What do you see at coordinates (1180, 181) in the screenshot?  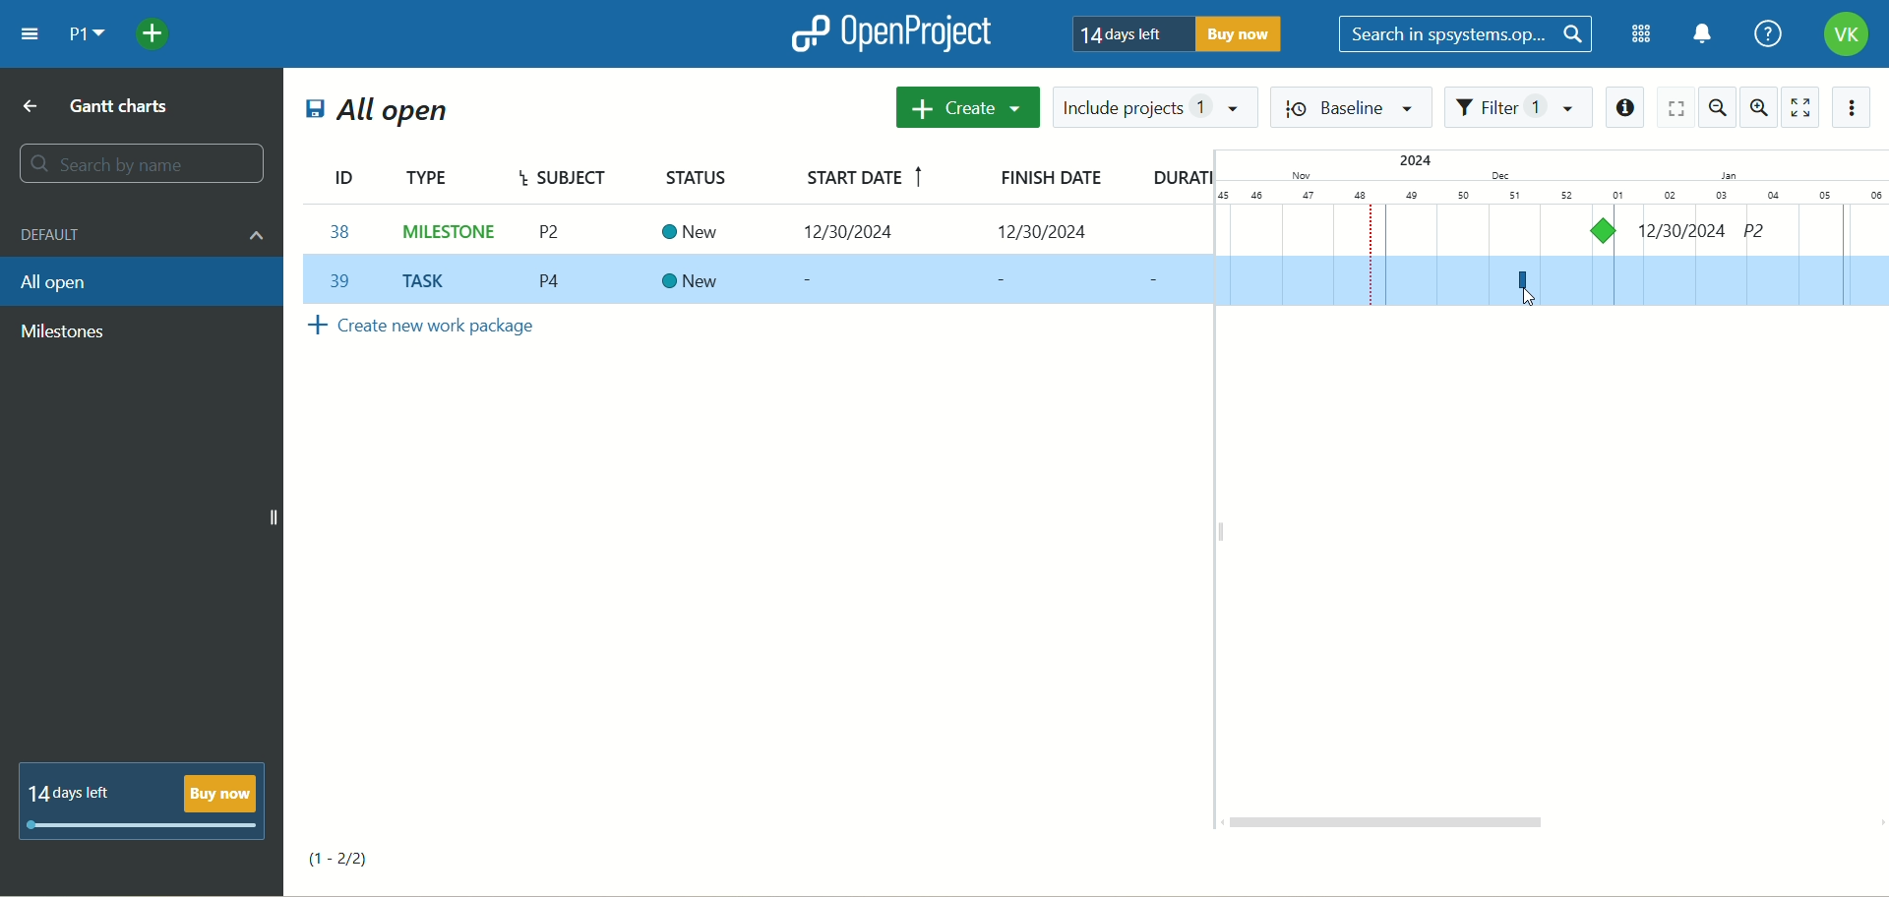 I see `duration` at bounding box center [1180, 181].